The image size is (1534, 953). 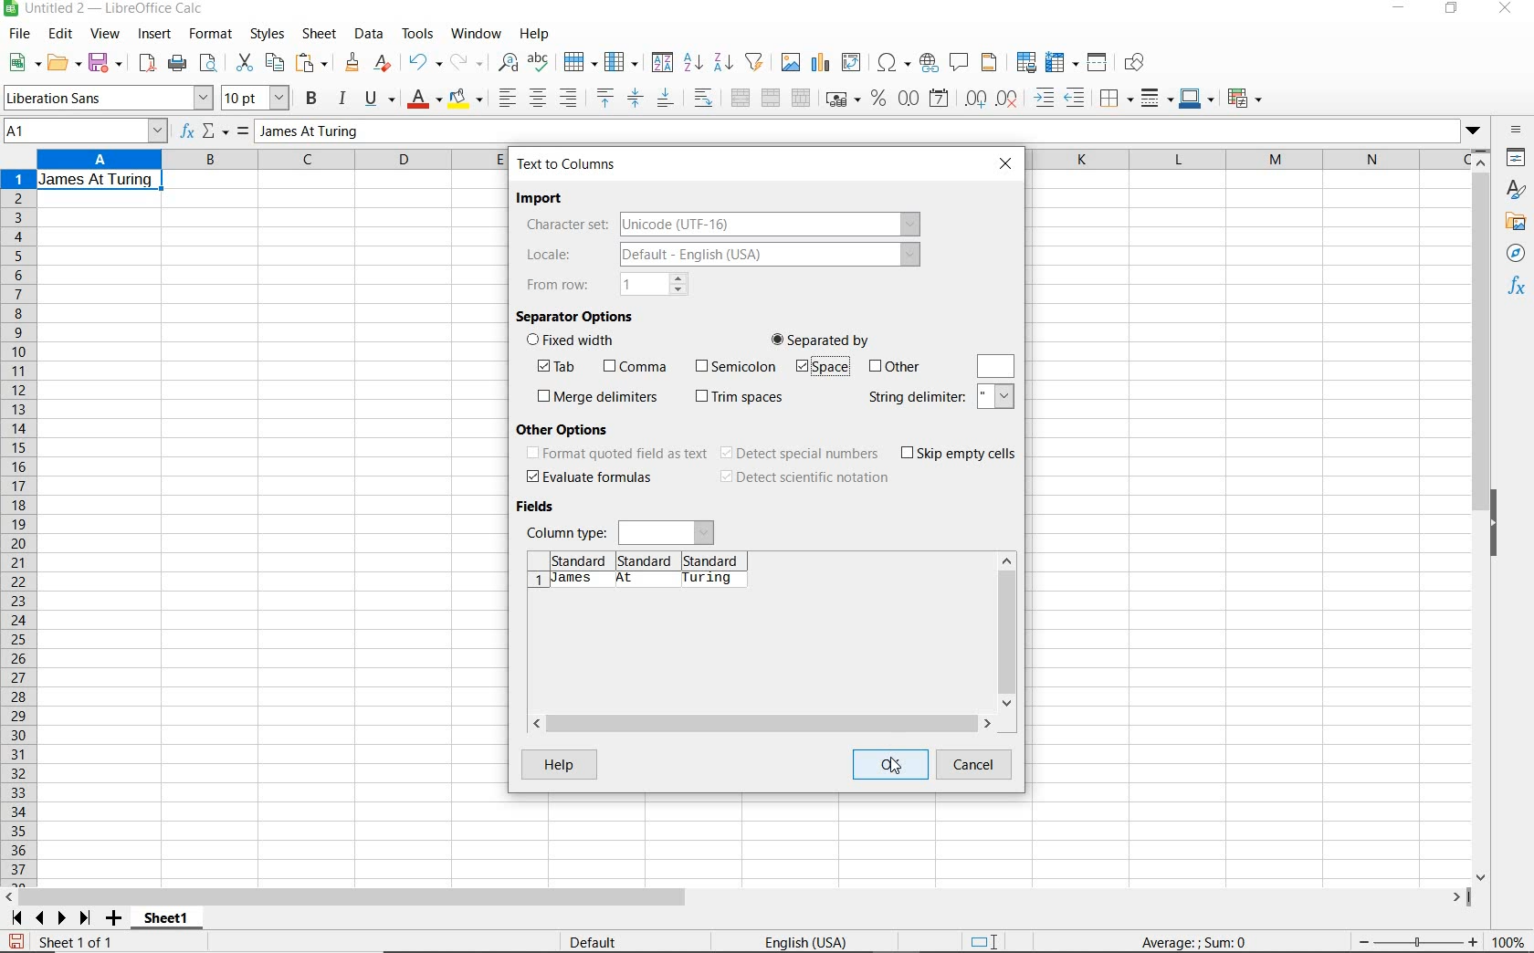 What do you see at coordinates (820, 368) in the screenshot?
I see `space` at bounding box center [820, 368].